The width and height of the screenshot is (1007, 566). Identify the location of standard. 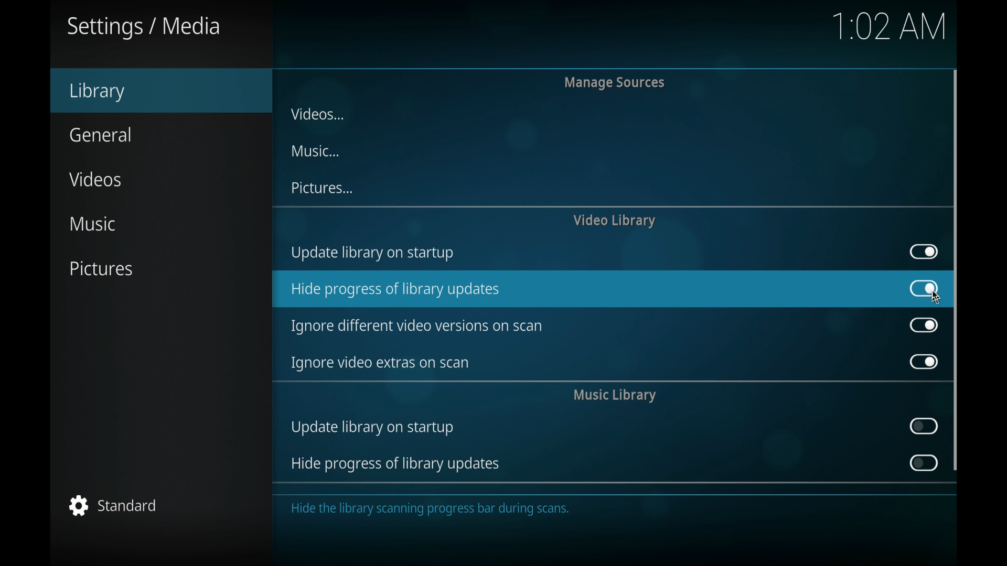
(112, 505).